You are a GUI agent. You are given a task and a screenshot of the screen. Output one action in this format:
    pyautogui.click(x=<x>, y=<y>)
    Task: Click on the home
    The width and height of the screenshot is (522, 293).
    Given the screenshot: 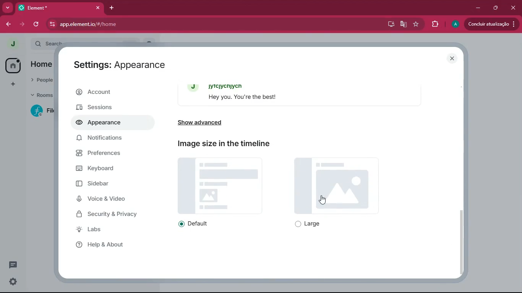 What is the action you would take?
    pyautogui.click(x=10, y=65)
    